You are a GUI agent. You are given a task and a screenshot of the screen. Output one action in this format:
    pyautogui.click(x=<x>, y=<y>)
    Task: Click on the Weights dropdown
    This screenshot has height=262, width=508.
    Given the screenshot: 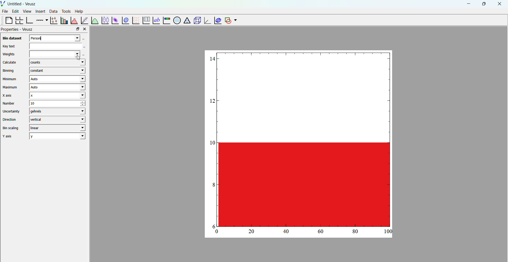 What is the action you would take?
    pyautogui.click(x=54, y=54)
    